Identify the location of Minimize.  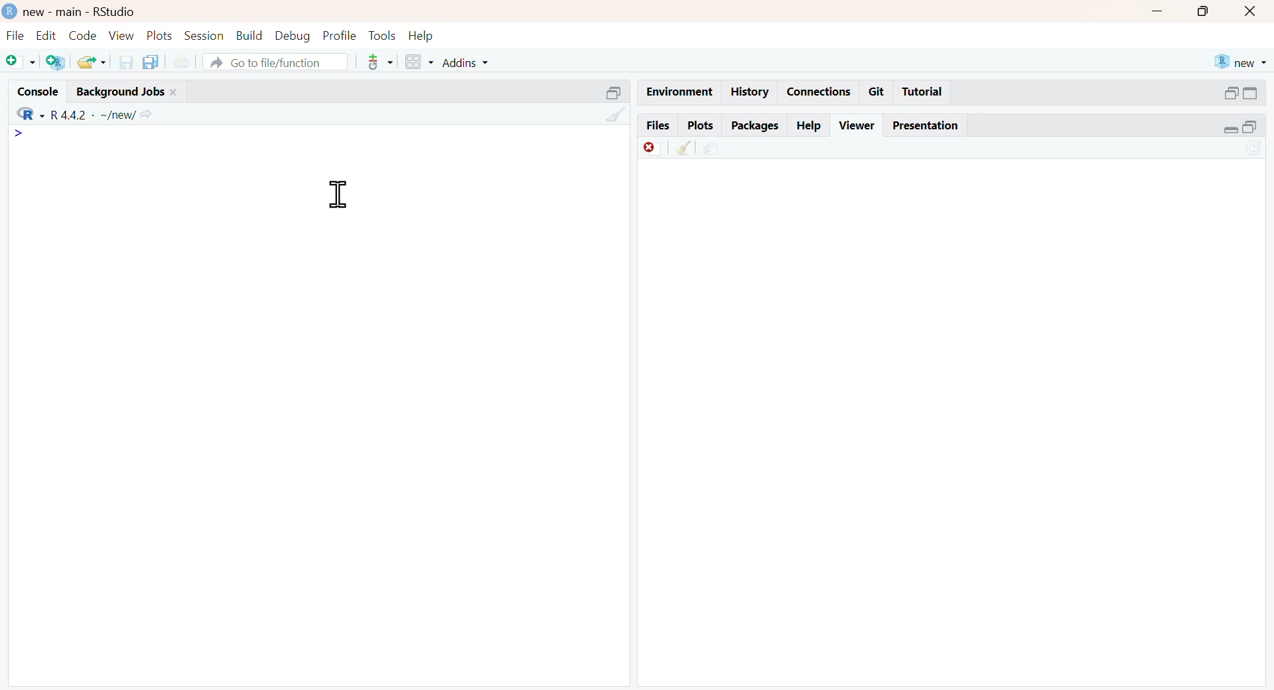
(604, 91).